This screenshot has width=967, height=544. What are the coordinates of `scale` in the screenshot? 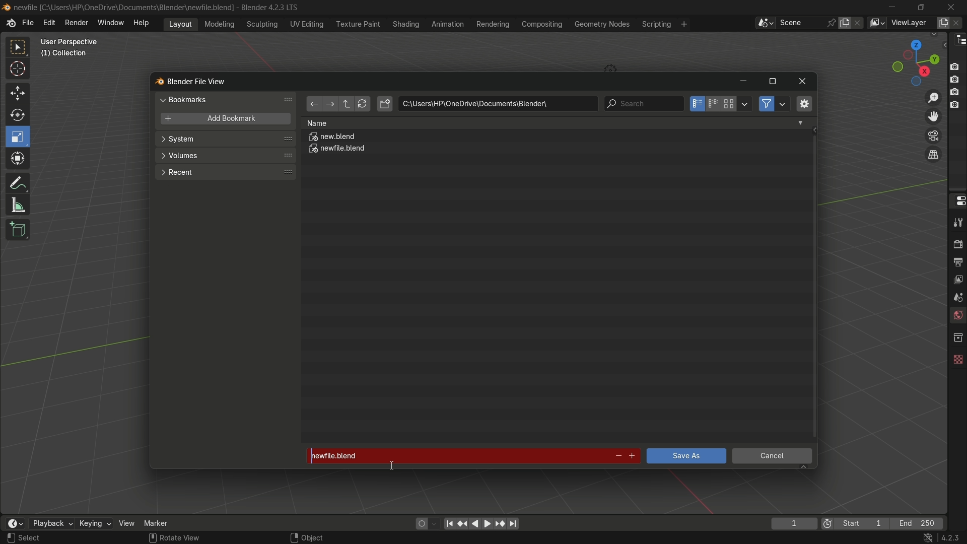 It's located at (19, 137).